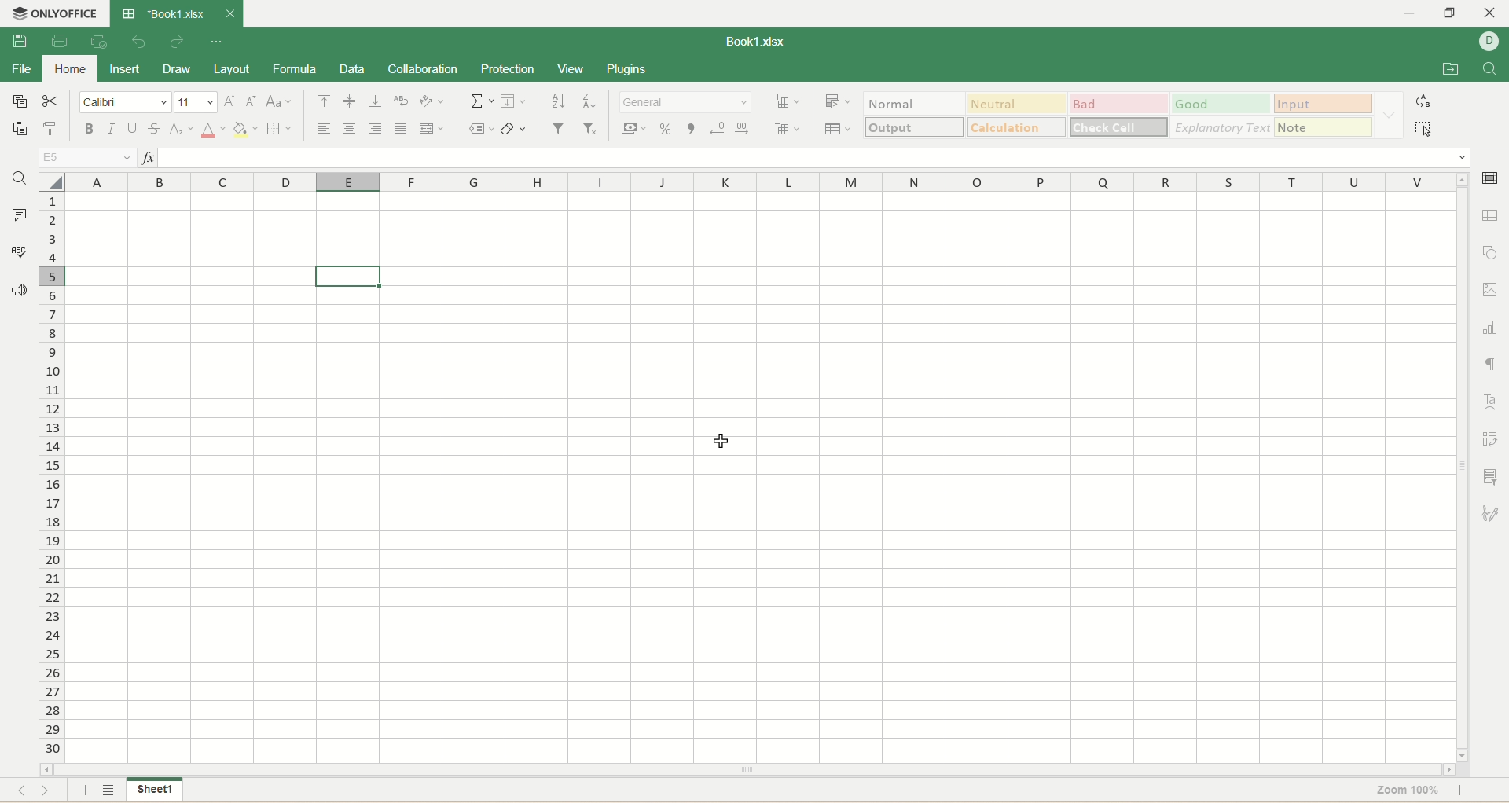  I want to click on named ranges, so click(481, 128).